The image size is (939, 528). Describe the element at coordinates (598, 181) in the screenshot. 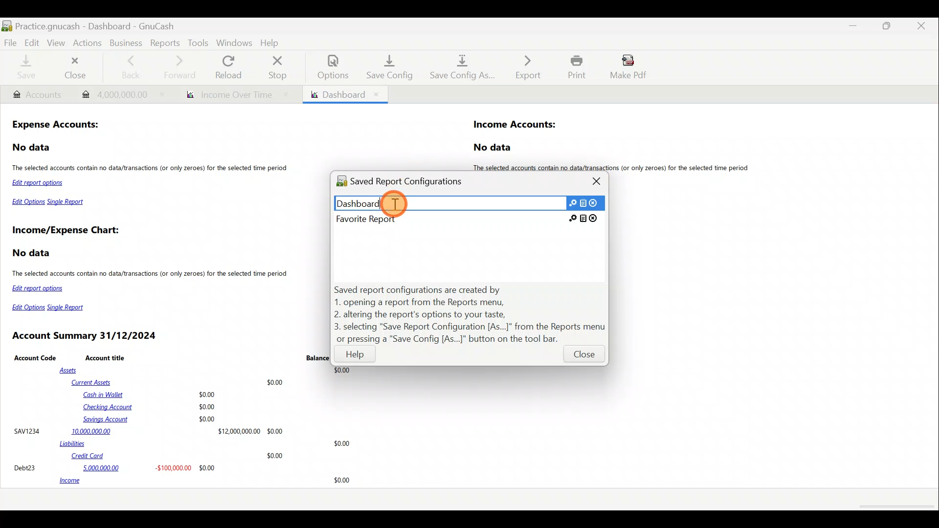

I see `Close` at that location.